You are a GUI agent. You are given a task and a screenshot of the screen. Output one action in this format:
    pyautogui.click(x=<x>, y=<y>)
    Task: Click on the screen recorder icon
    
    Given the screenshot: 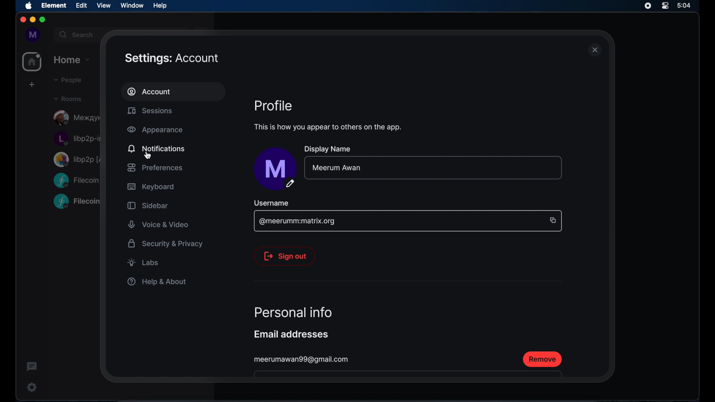 What is the action you would take?
    pyautogui.click(x=648, y=6)
    